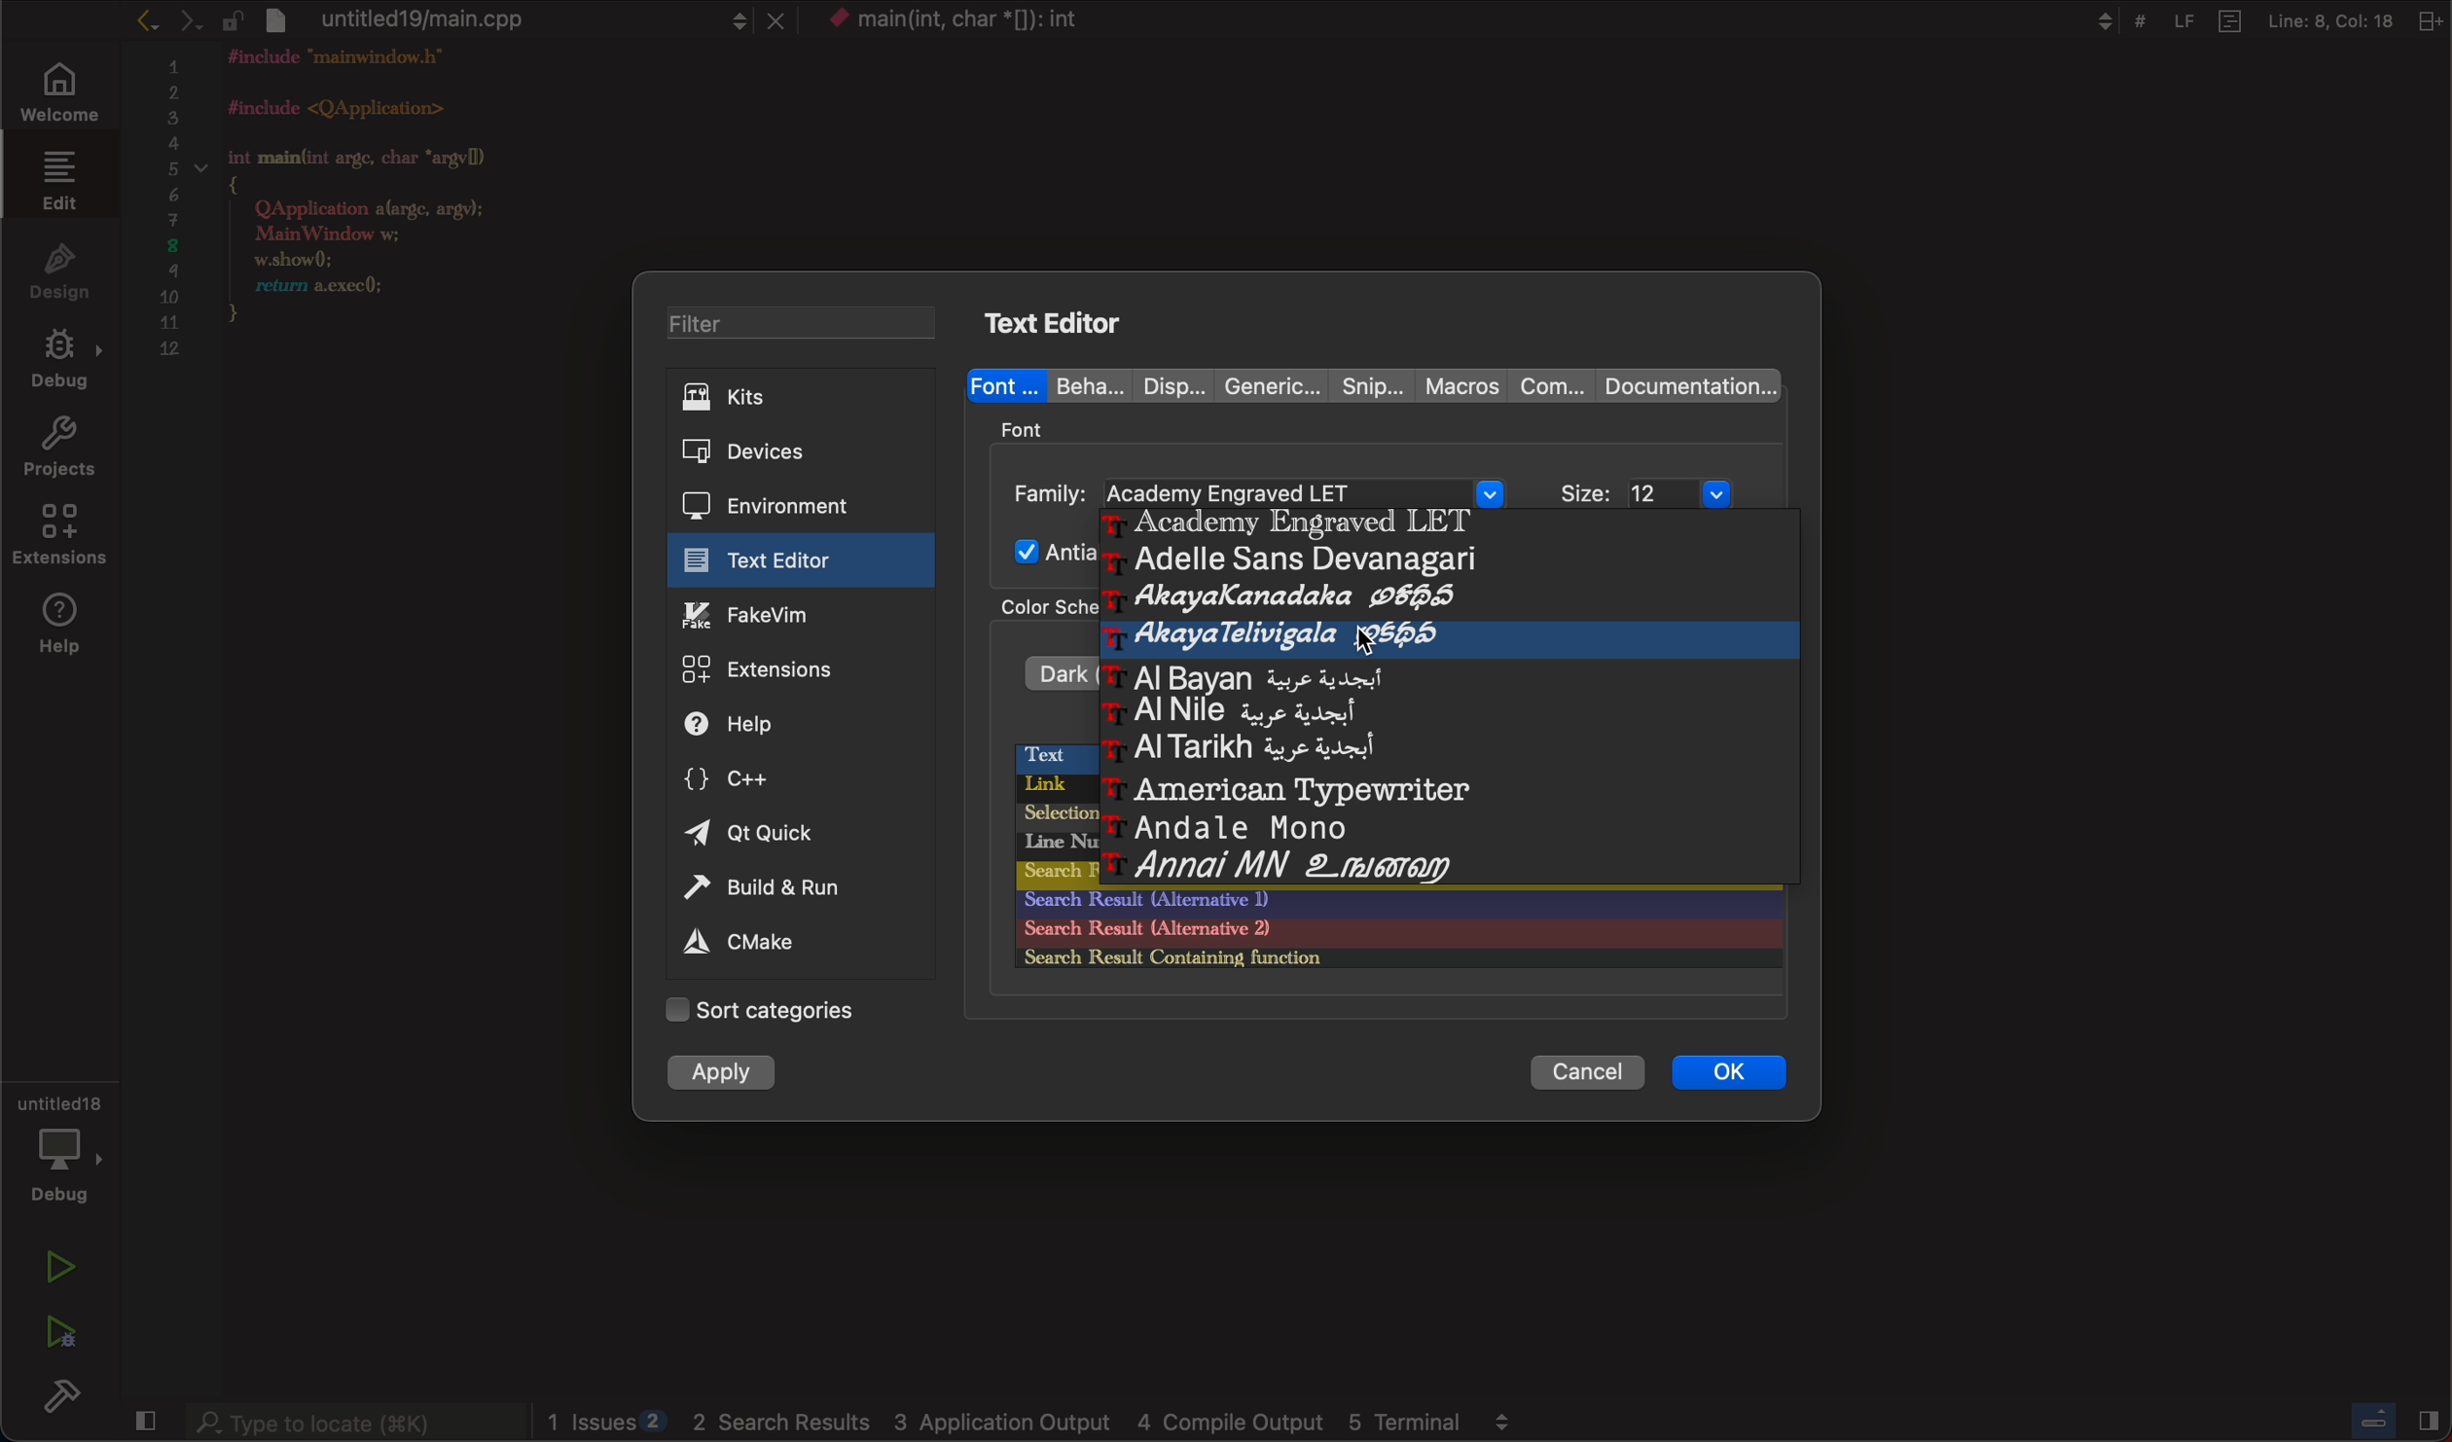 The height and width of the screenshot is (1442, 2452). What do you see at coordinates (720, 1072) in the screenshot?
I see `apply` at bounding box center [720, 1072].